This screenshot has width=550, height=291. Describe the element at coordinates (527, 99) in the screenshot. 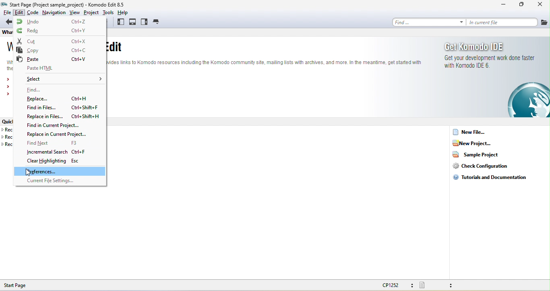

I see `komodo edit logo` at that location.